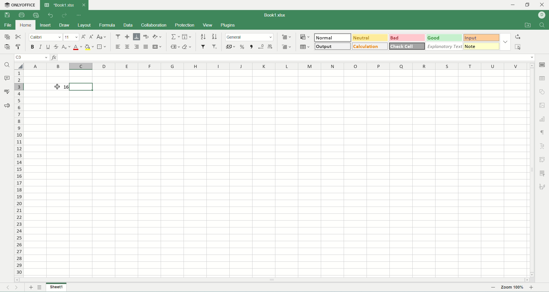 The width and height of the screenshot is (549, 292). What do you see at coordinates (542, 25) in the screenshot?
I see `find` at bounding box center [542, 25].